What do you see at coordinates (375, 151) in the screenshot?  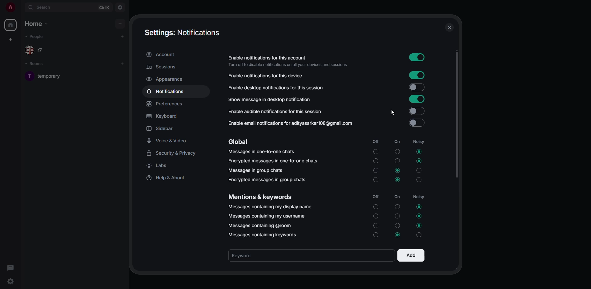 I see `` at bounding box center [375, 151].